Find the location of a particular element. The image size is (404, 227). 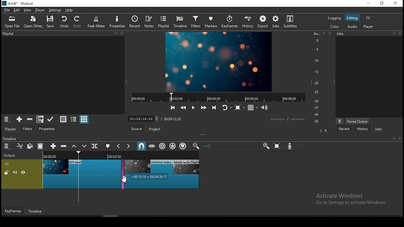

logging is located at coordinates (334, 18).